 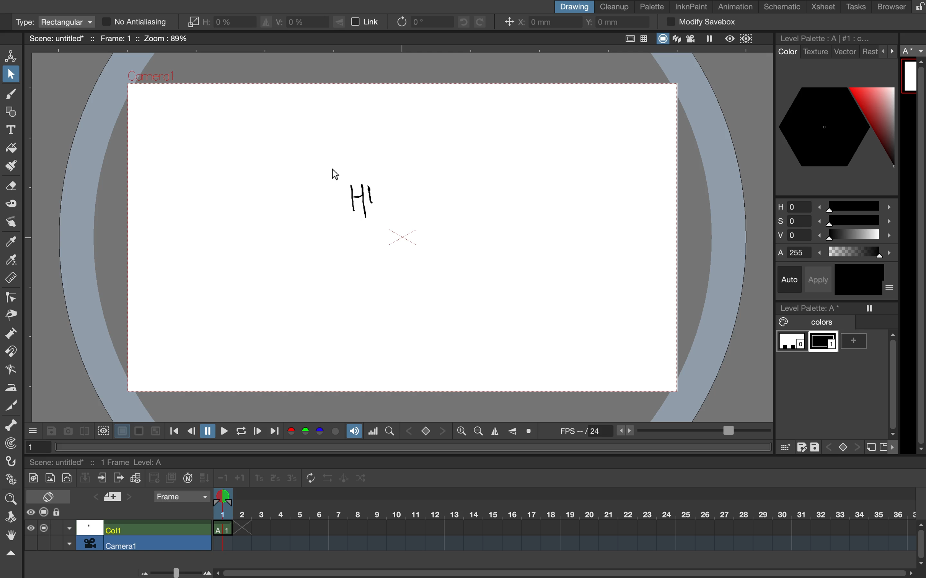 I want to click on freeze, so click(x=712, y=40).